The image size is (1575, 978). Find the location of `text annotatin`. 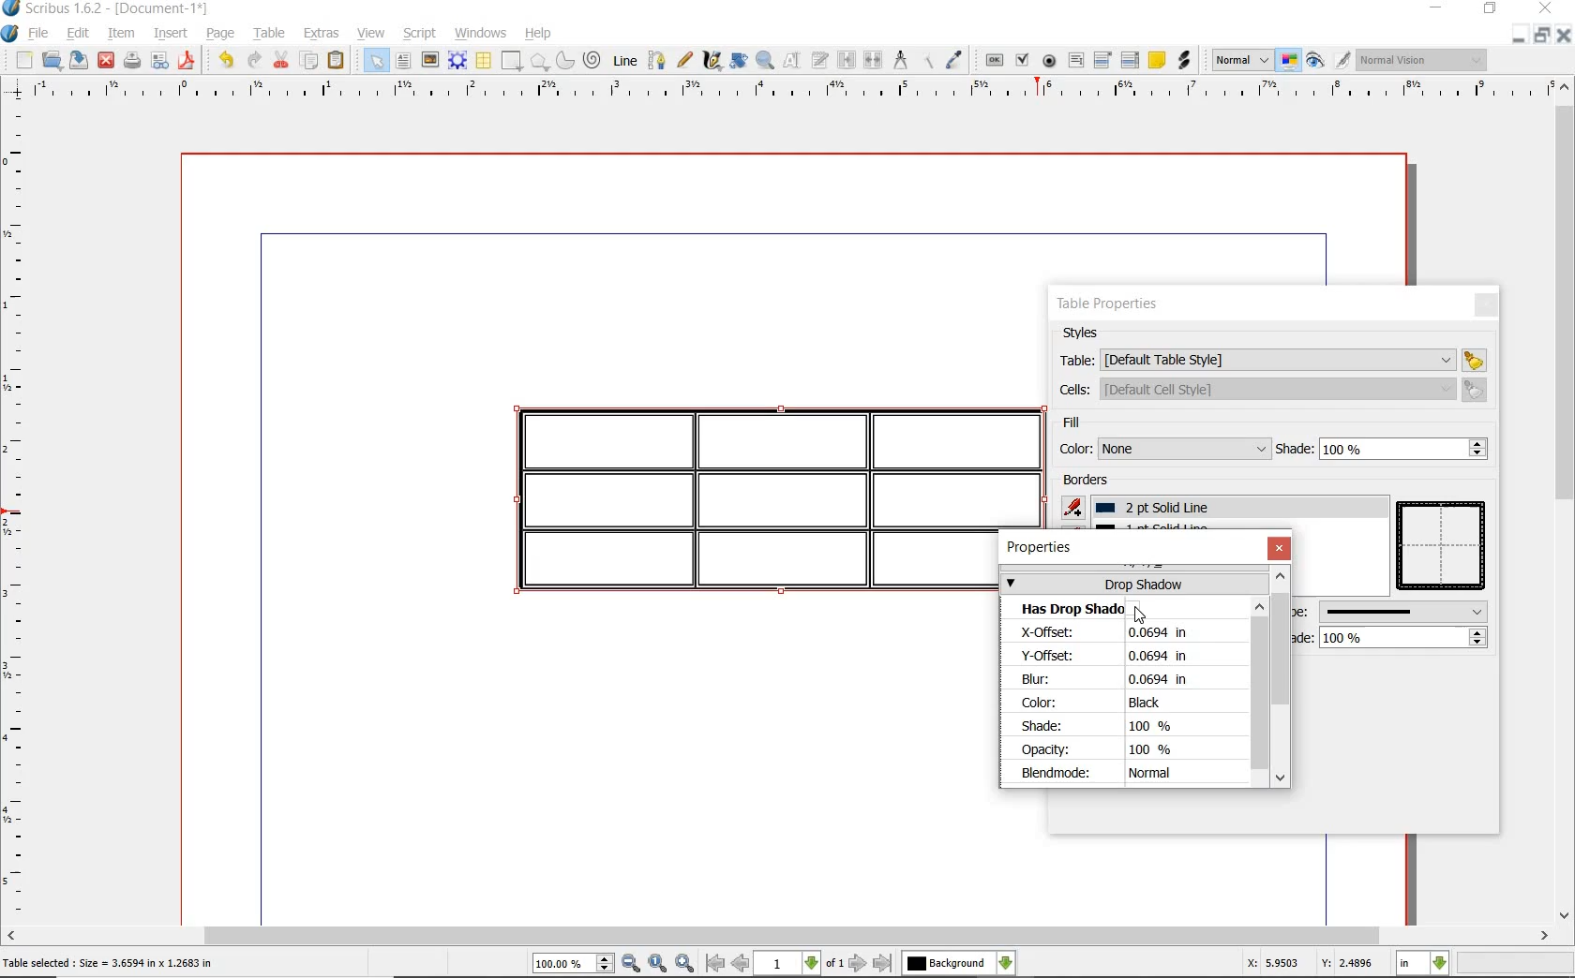

text annotatin is located at coordinates (1157, 59).